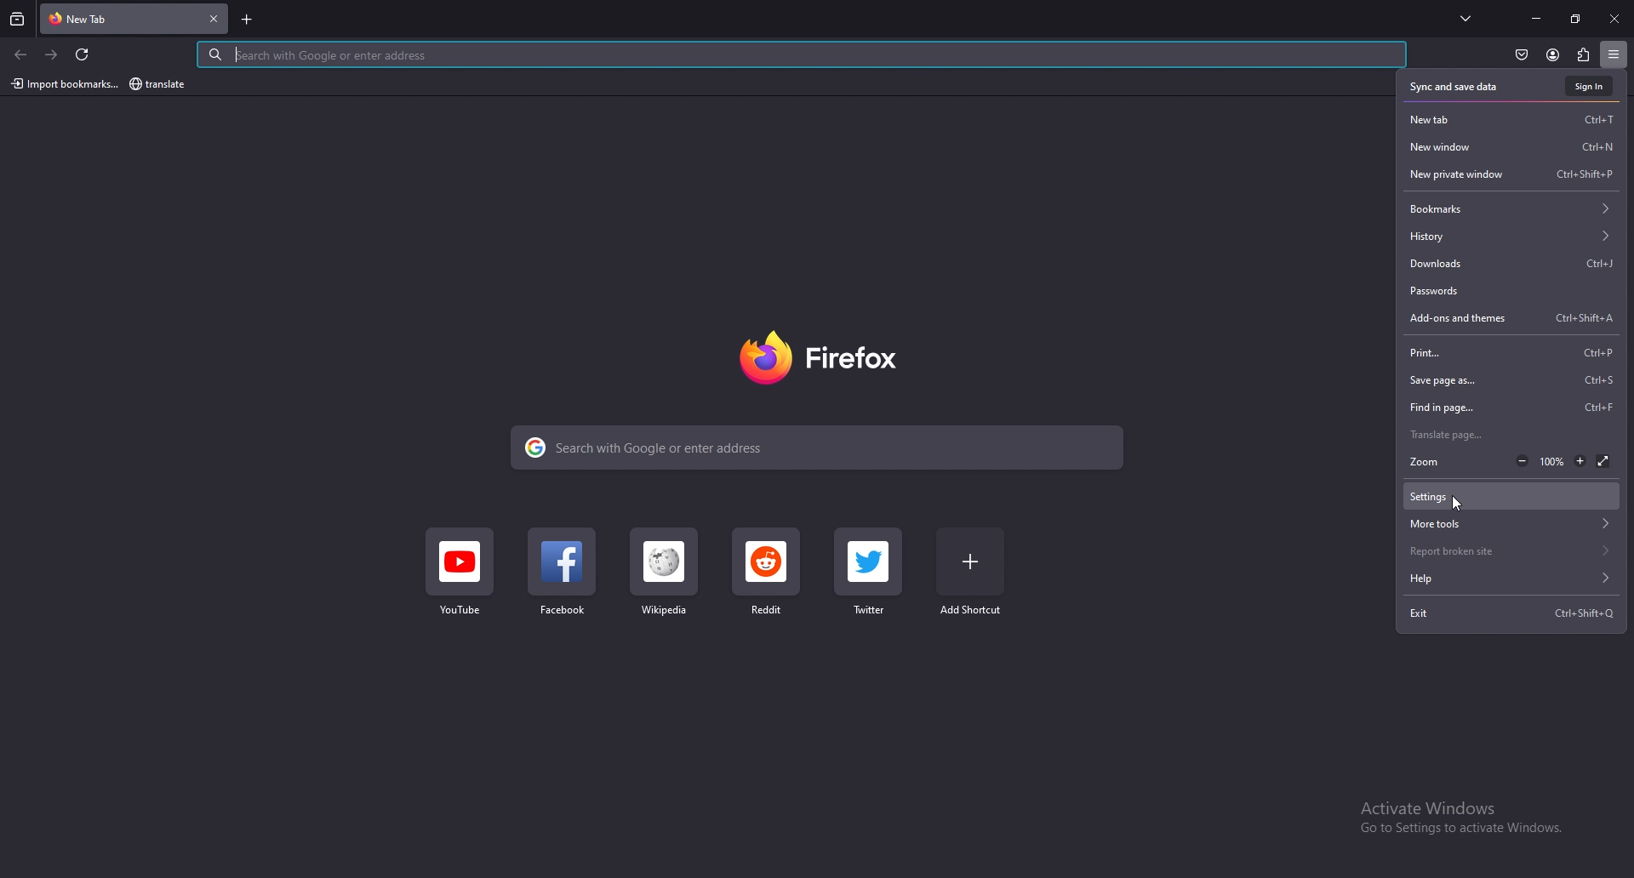 This screenshot has width=1634, height=878. I want to click on forward, so click(54, 54).